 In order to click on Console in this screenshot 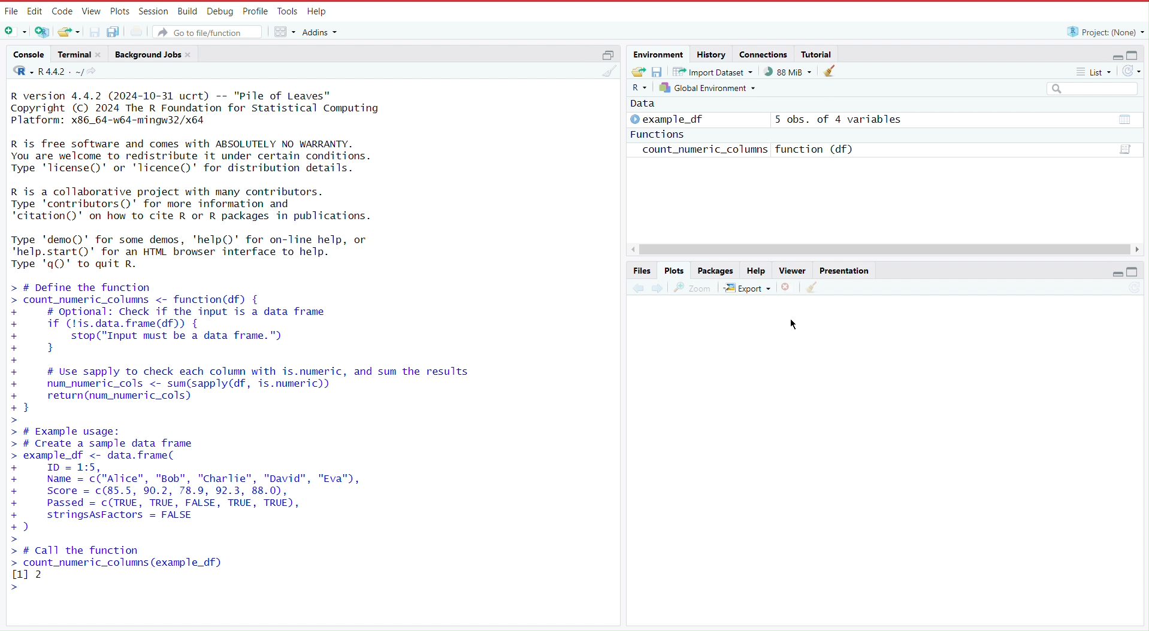, I will do `click(29, 56)`.